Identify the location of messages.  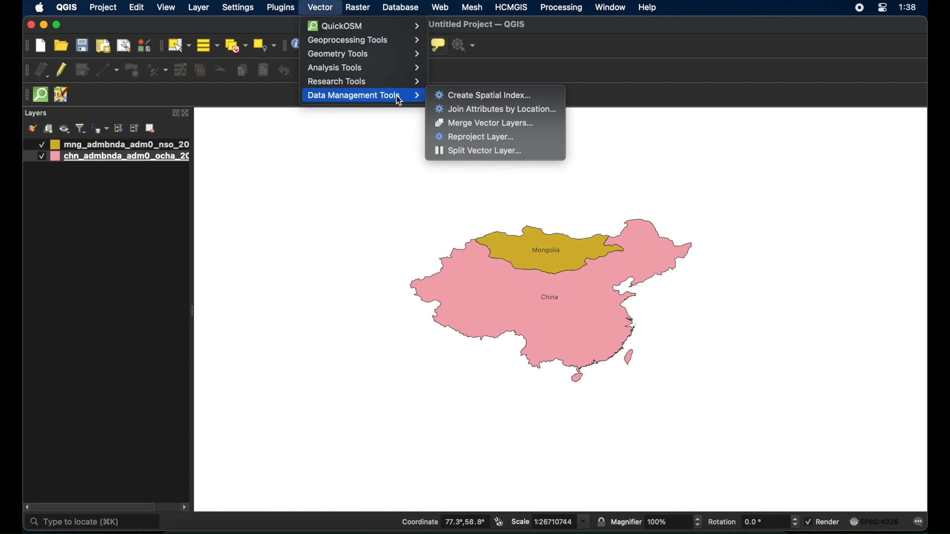
(920, 522).